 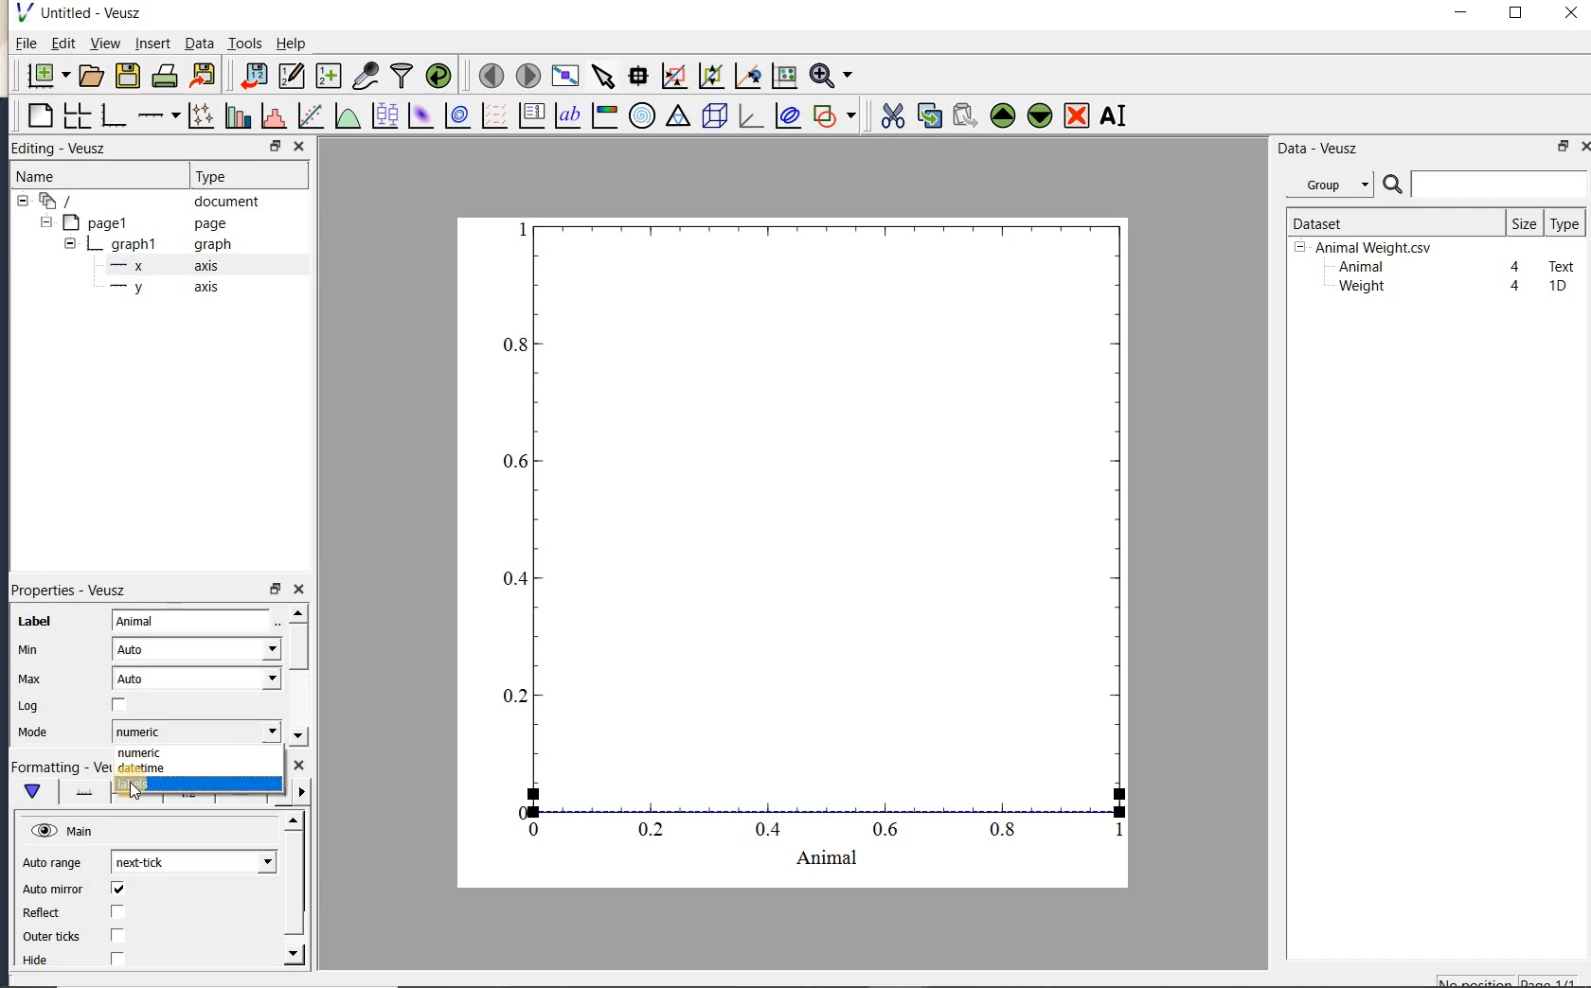 I want to click on labels, so click(x=136, y=785).